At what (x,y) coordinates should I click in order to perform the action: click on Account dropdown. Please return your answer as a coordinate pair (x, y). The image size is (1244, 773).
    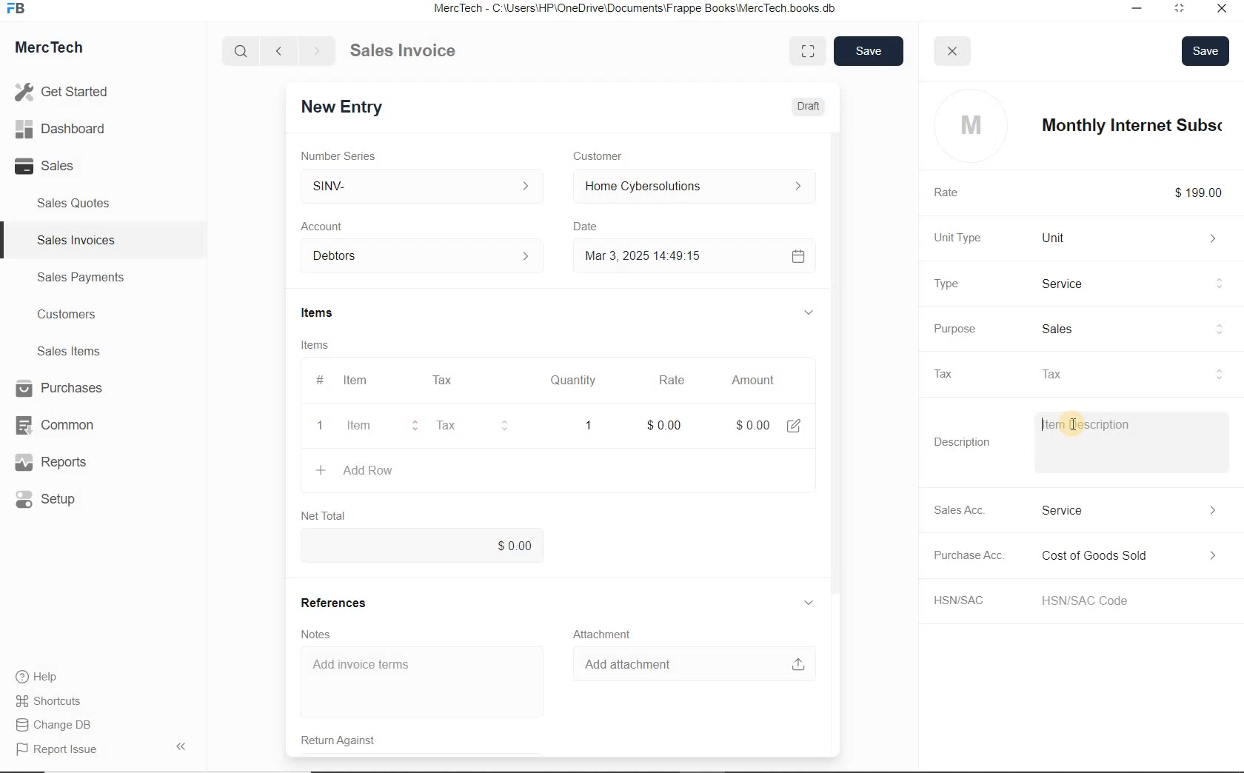
    Looking at the image, I should click on (422, 257).